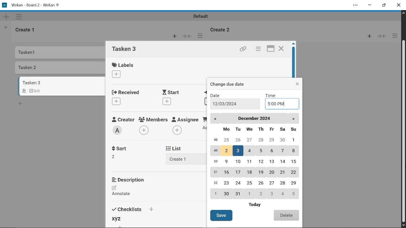  Describe the element at coordinates (181, 159) in the screenshot. I see `Add list` at that location.